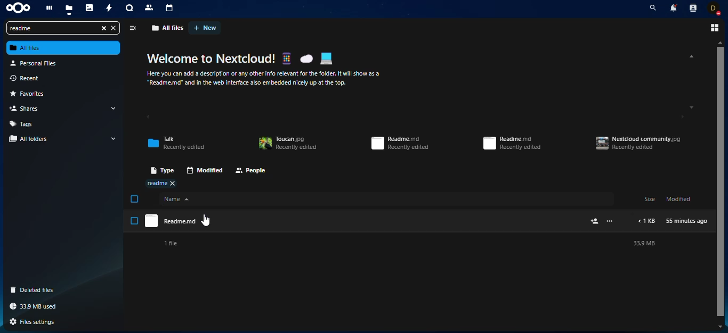  What do you see at coordinates (595, 221) in the screenshot?
I see `Add` at bounding box center [595, 221].